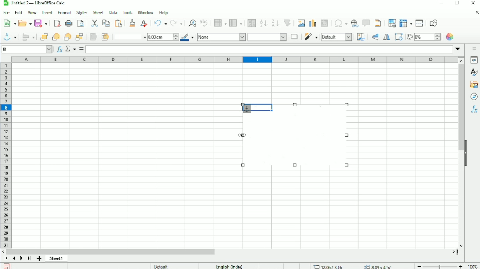 This screenshot has width=480, height=269. I want to click on Undo, so click(160, 23).